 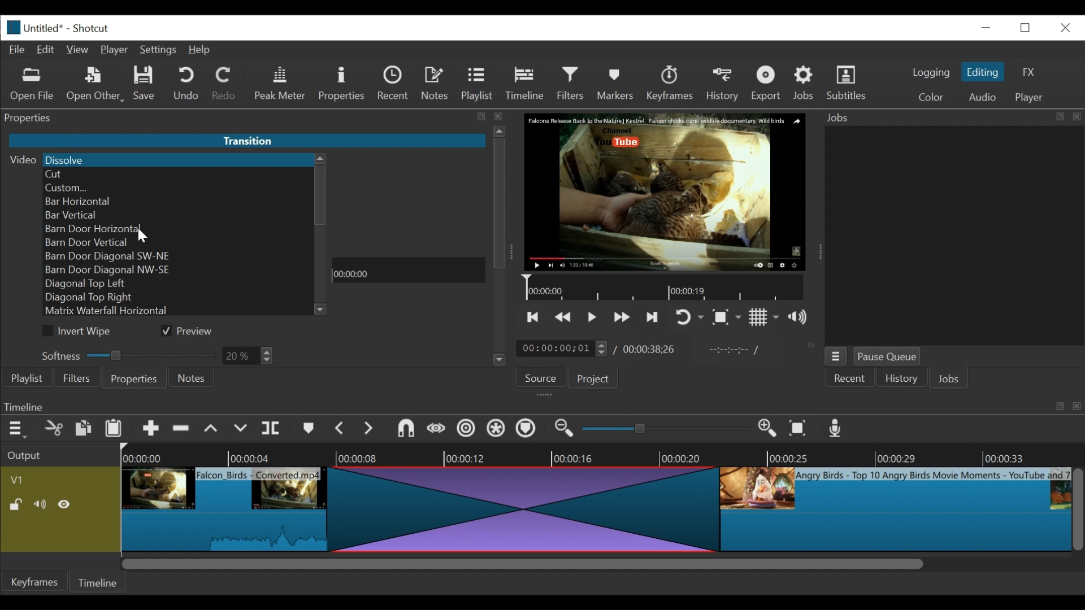 I want to click on Transitition, so click(x=246, y=142).